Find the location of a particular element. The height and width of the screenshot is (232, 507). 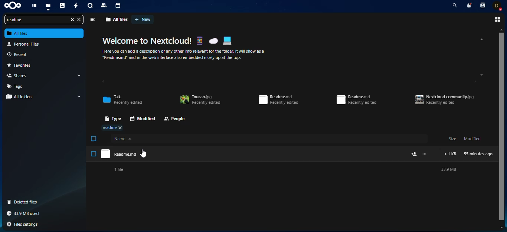

all files is located at coordinates (117, 19).